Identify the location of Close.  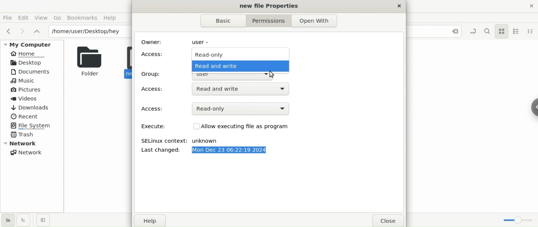
(452, 31).